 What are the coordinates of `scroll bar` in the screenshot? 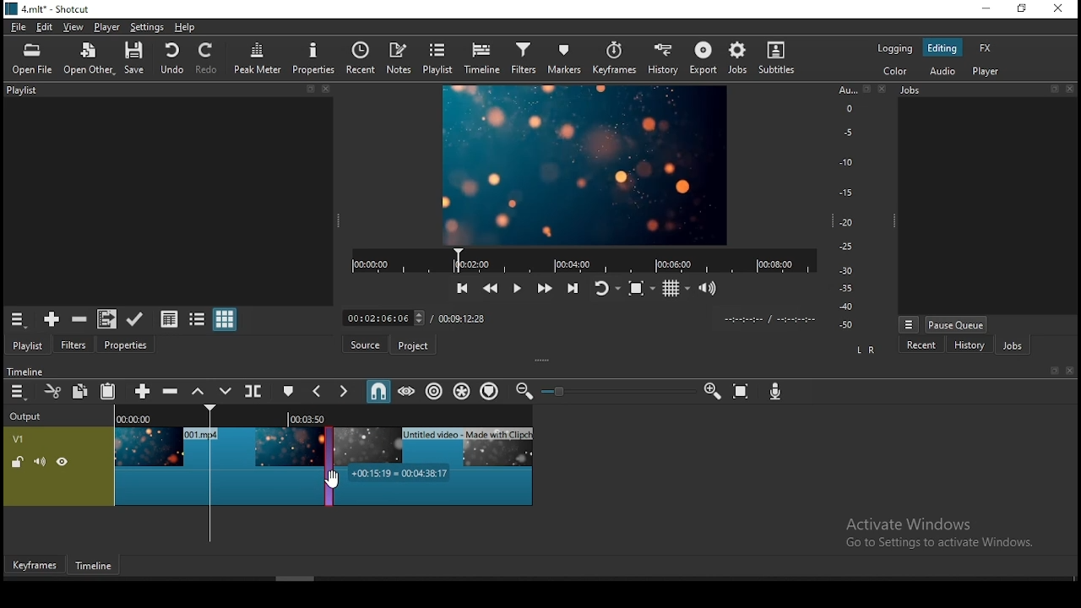 It's located at (296, 578).